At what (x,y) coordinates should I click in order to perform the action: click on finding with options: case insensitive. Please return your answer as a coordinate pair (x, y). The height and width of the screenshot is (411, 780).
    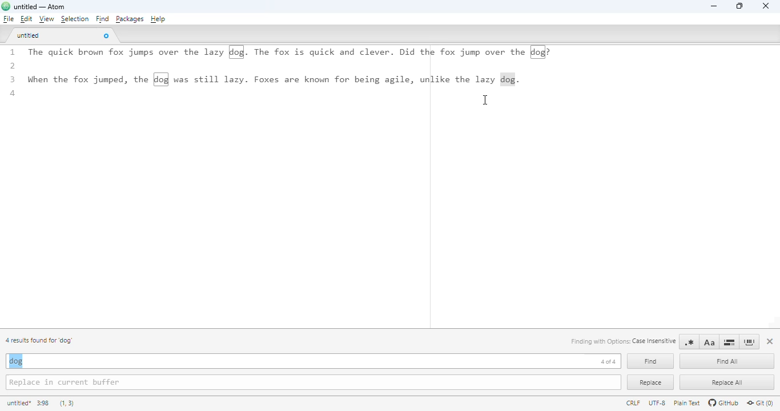
    Looking at the image, I should click on (622, 341).